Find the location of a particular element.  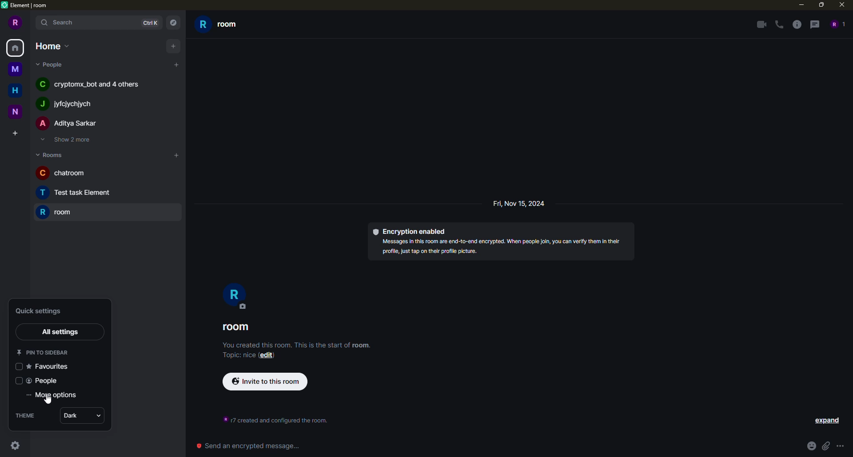

quick settings is located at coordinates (16, 446).